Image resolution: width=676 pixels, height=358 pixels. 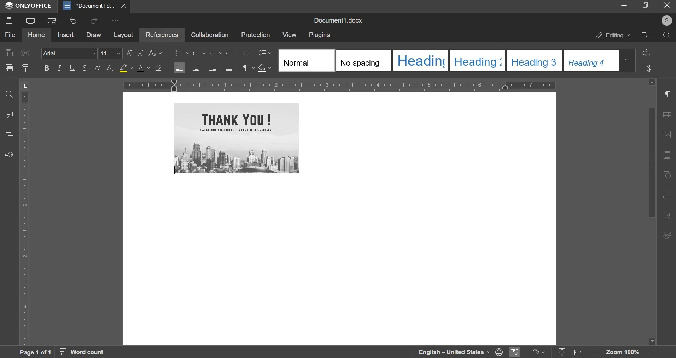 I want to click on print preview, so click(x=52, y=20).